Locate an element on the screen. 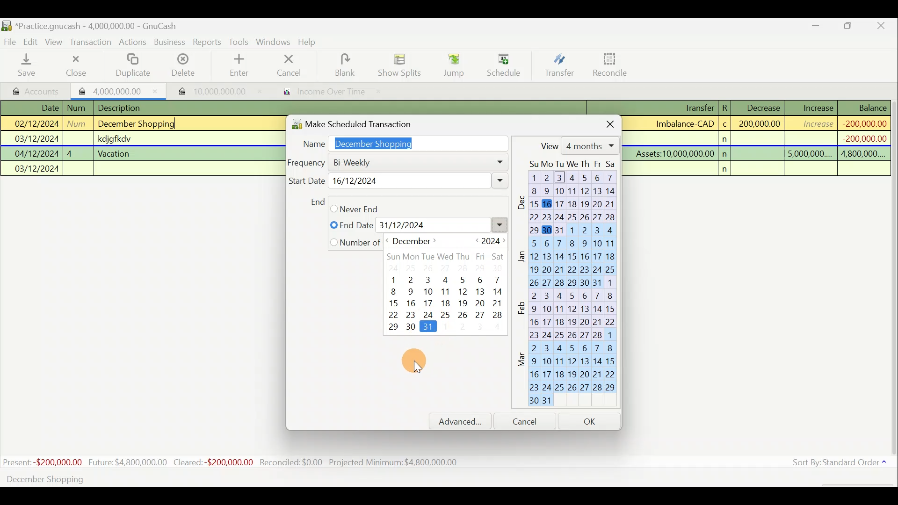 The image size is (898, 505). Duplicate is located at coordinates (131, 66).